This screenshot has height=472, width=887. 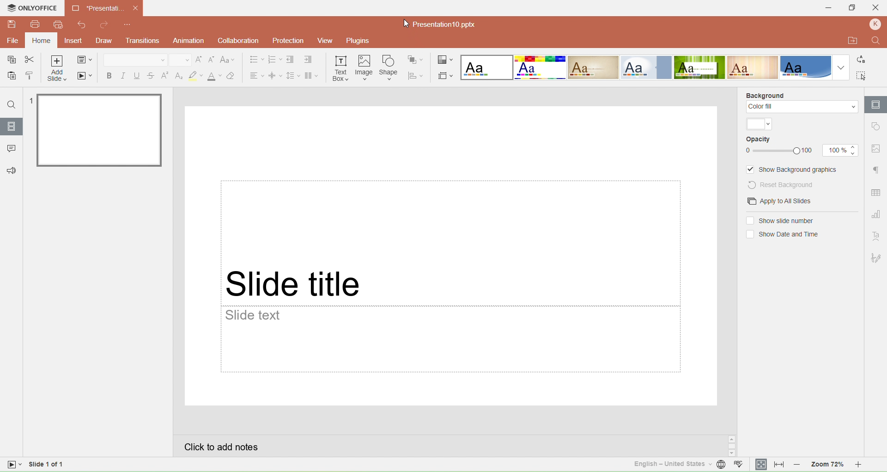 I want to click on Line spacing, so click(x=292, y=75).